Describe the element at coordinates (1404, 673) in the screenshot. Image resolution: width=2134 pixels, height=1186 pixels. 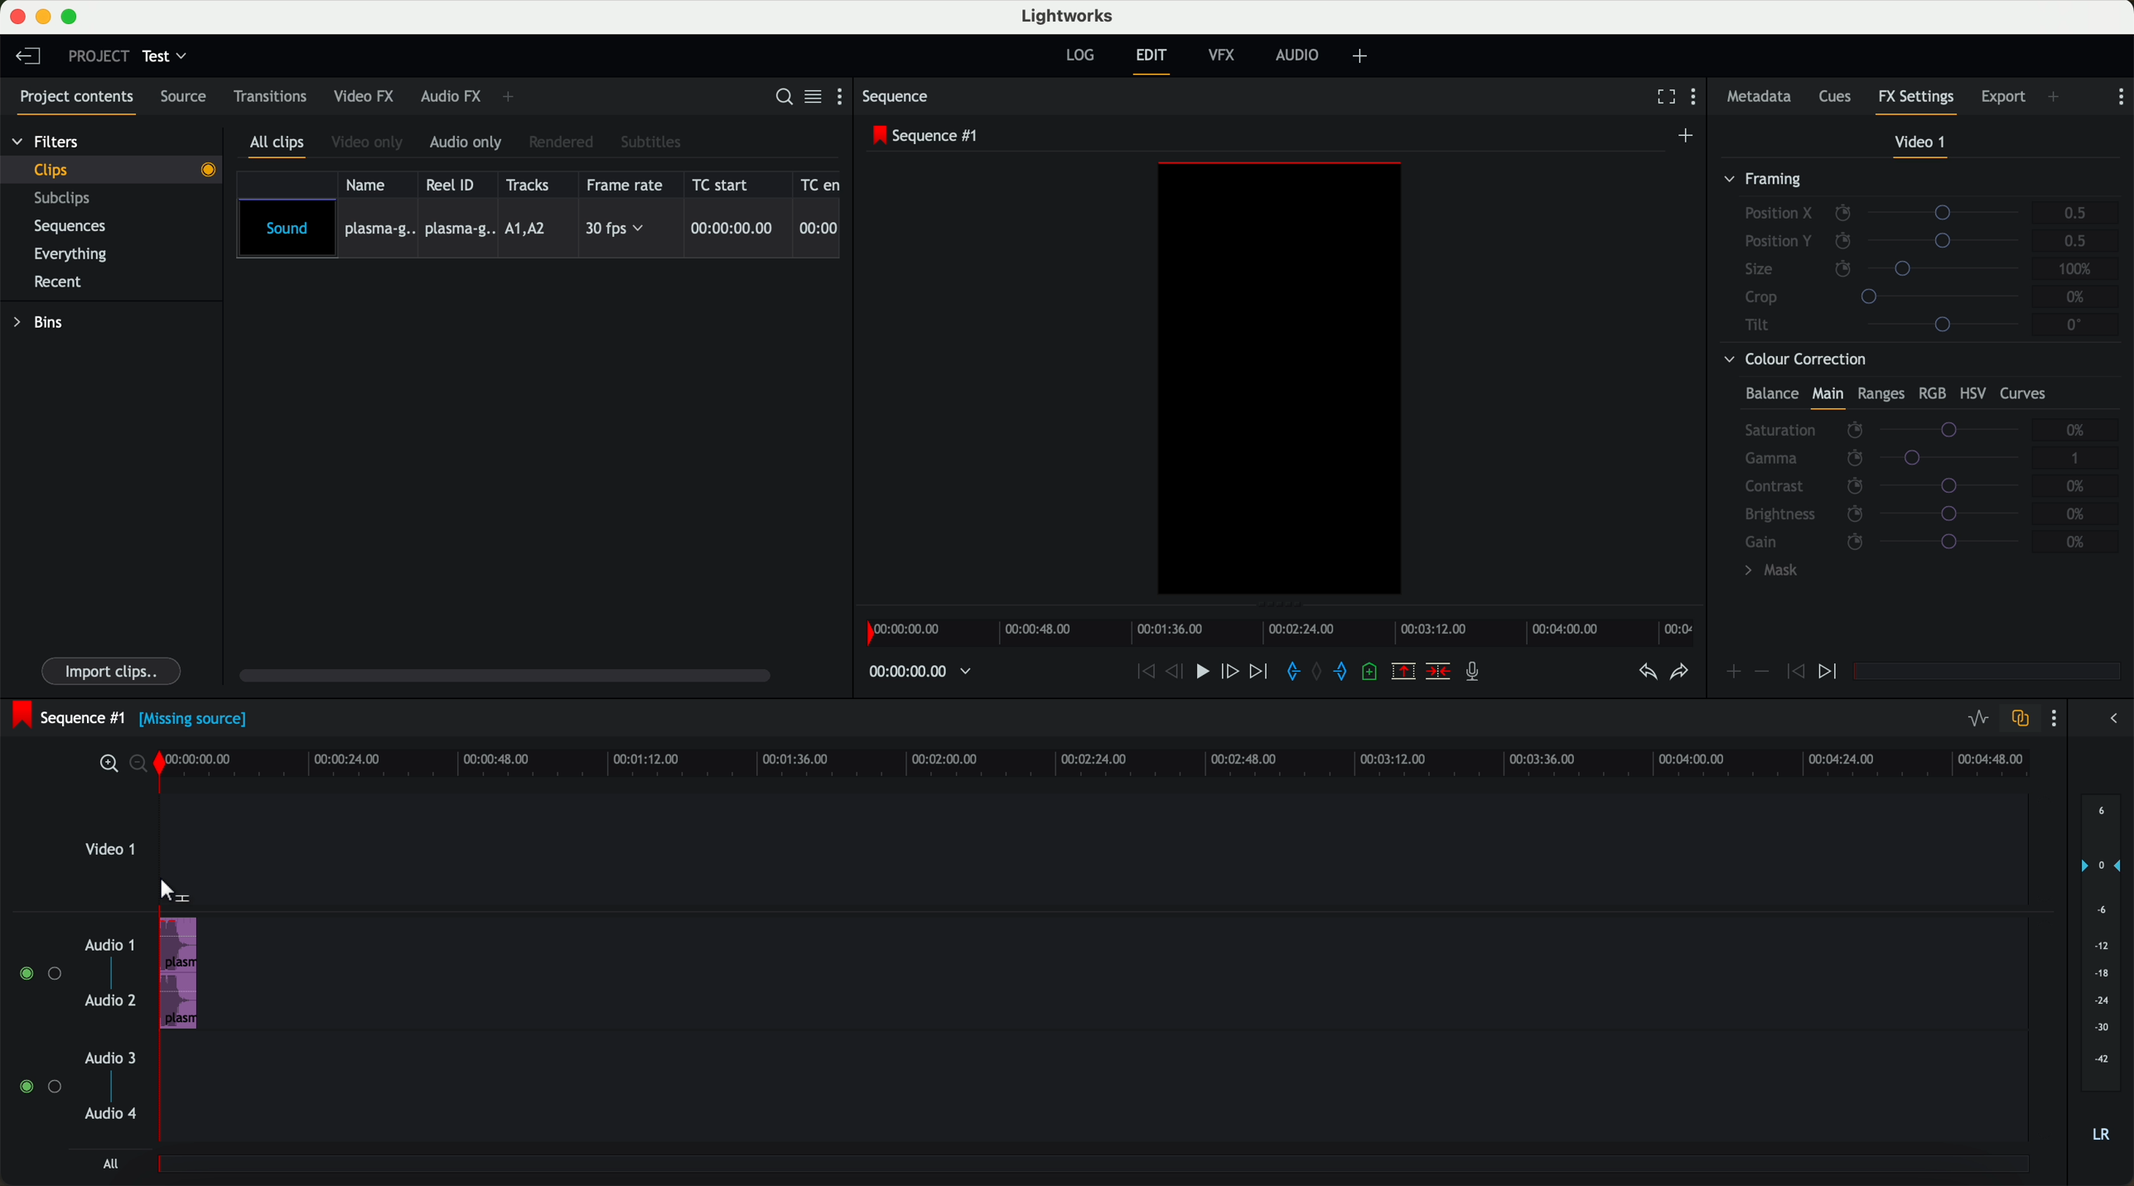
I see `remove the marked section` at that location.